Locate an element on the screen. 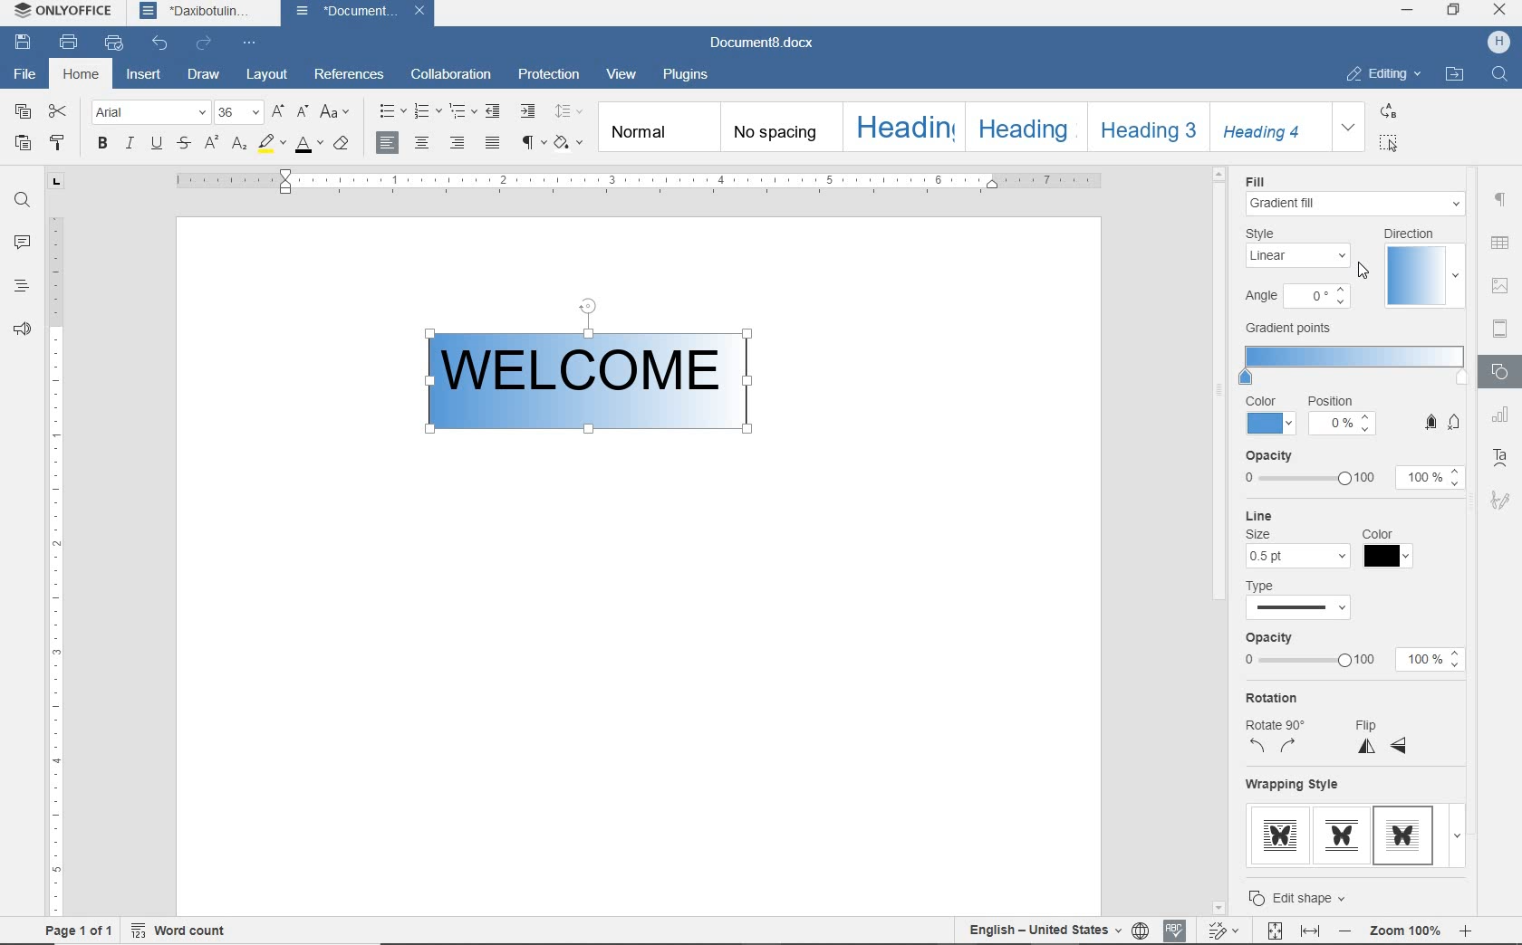 The image size is (1522, 945). Angle is located at coordinates (1258, 297).